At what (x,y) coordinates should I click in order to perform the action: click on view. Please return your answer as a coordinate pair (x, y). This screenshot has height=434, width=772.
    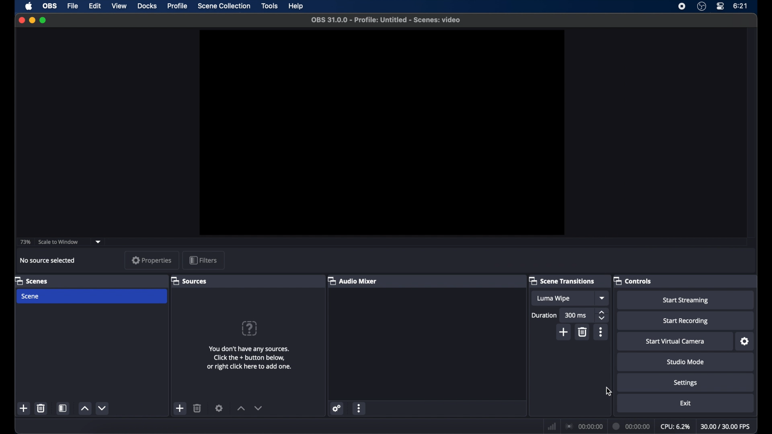
    Looking at the image, I should click on (119, 6).